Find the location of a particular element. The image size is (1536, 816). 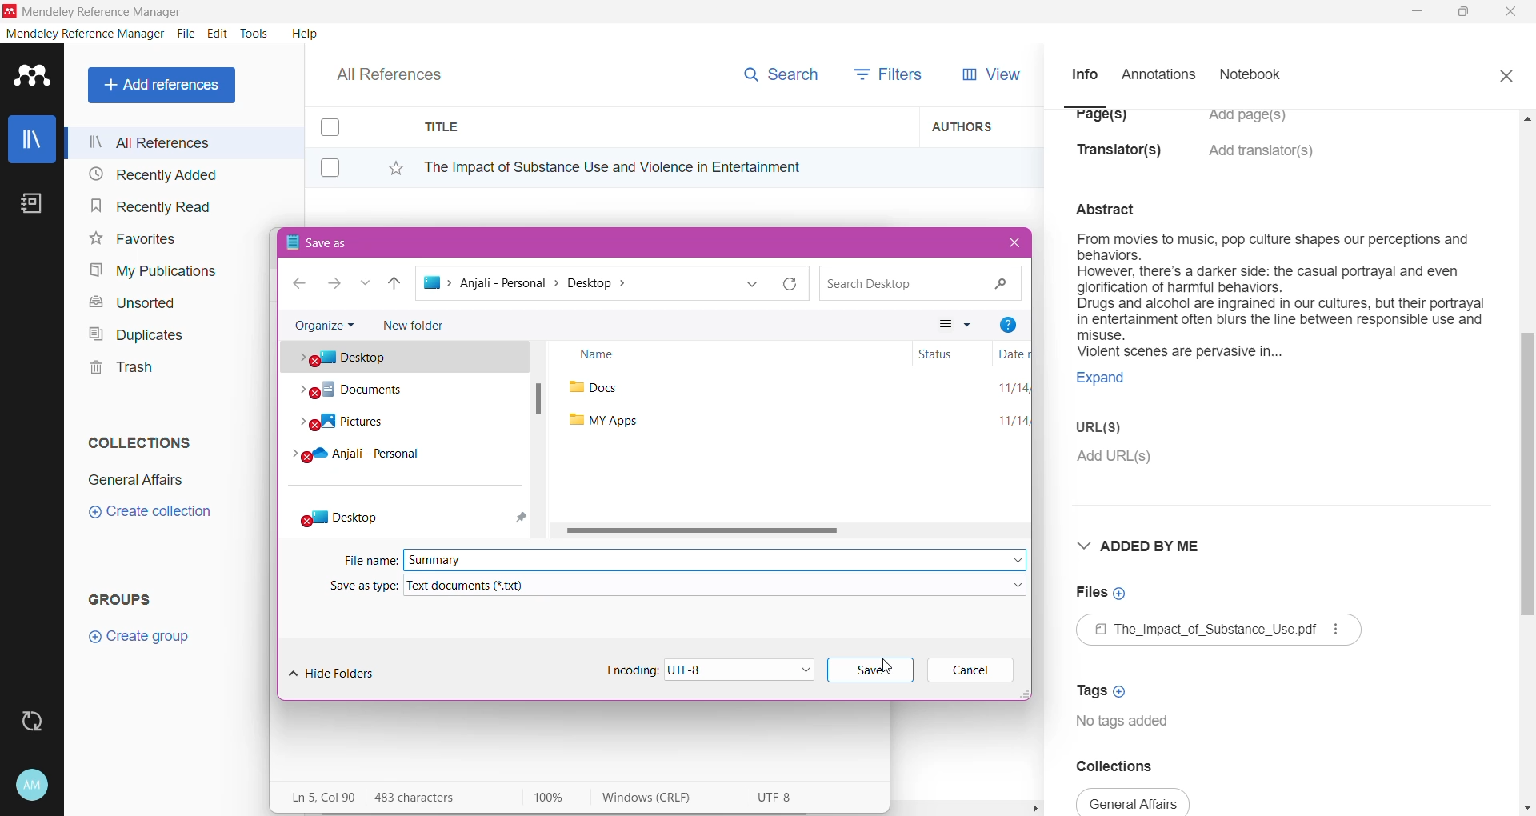

Close is located at coordinates (1512, 13).